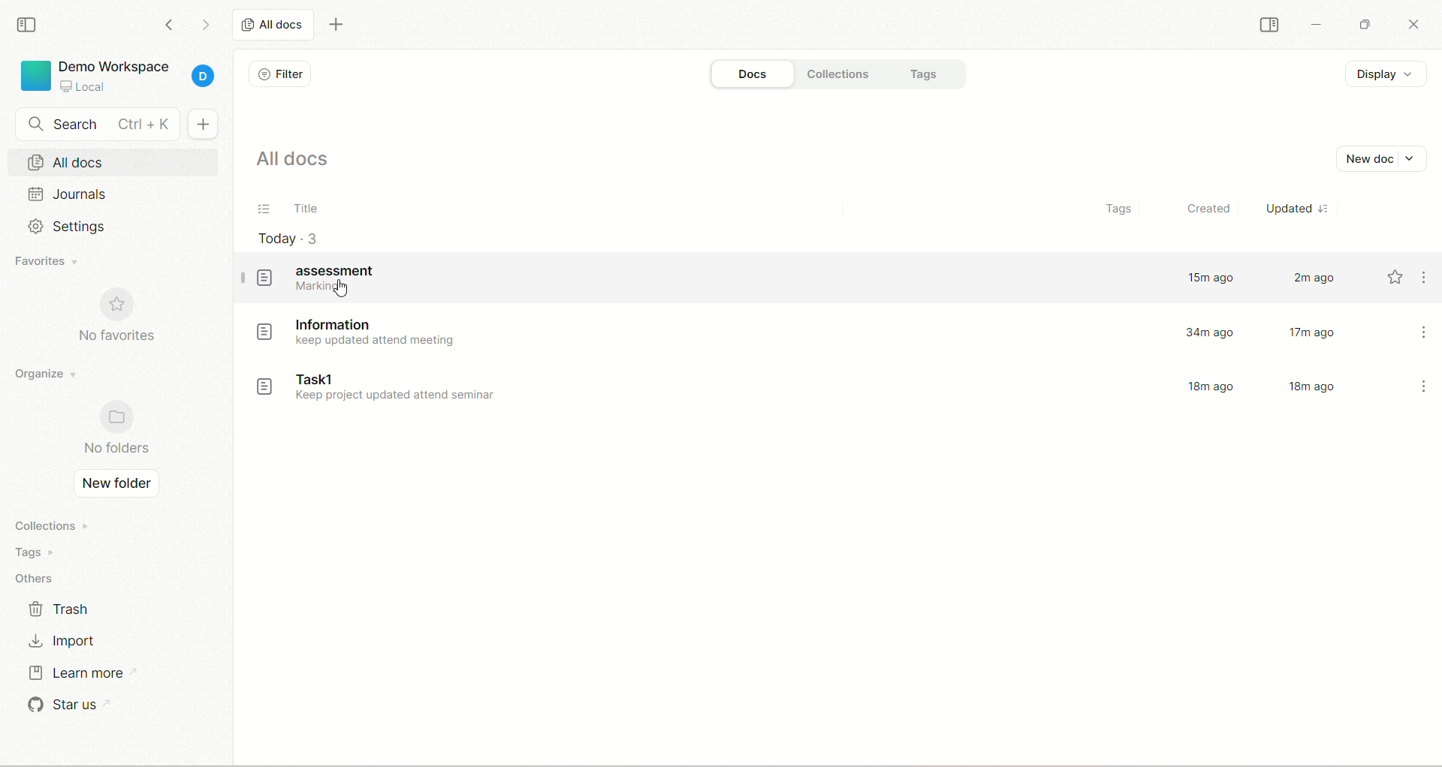 Image resolution: width=1442 pixels, height=767 pixels. Describe the element at coordinates (1214, 332) in the screenshot. I see `34m ago` at that location.